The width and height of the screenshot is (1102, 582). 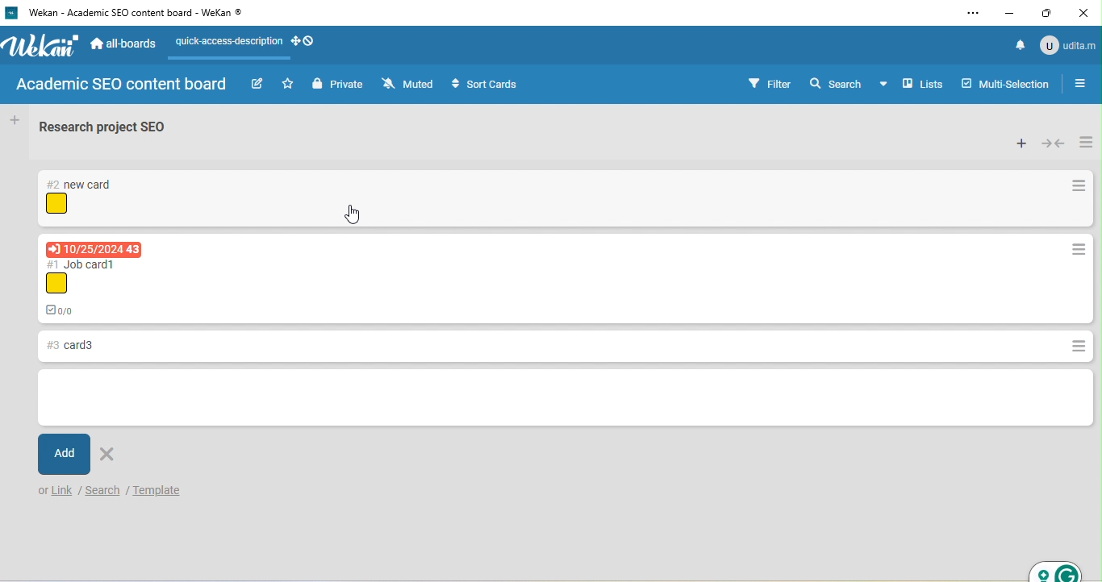 What do you see at coordinates (56, 284) in the screenshot?
I see `icon` at bounding box center [56, 284].